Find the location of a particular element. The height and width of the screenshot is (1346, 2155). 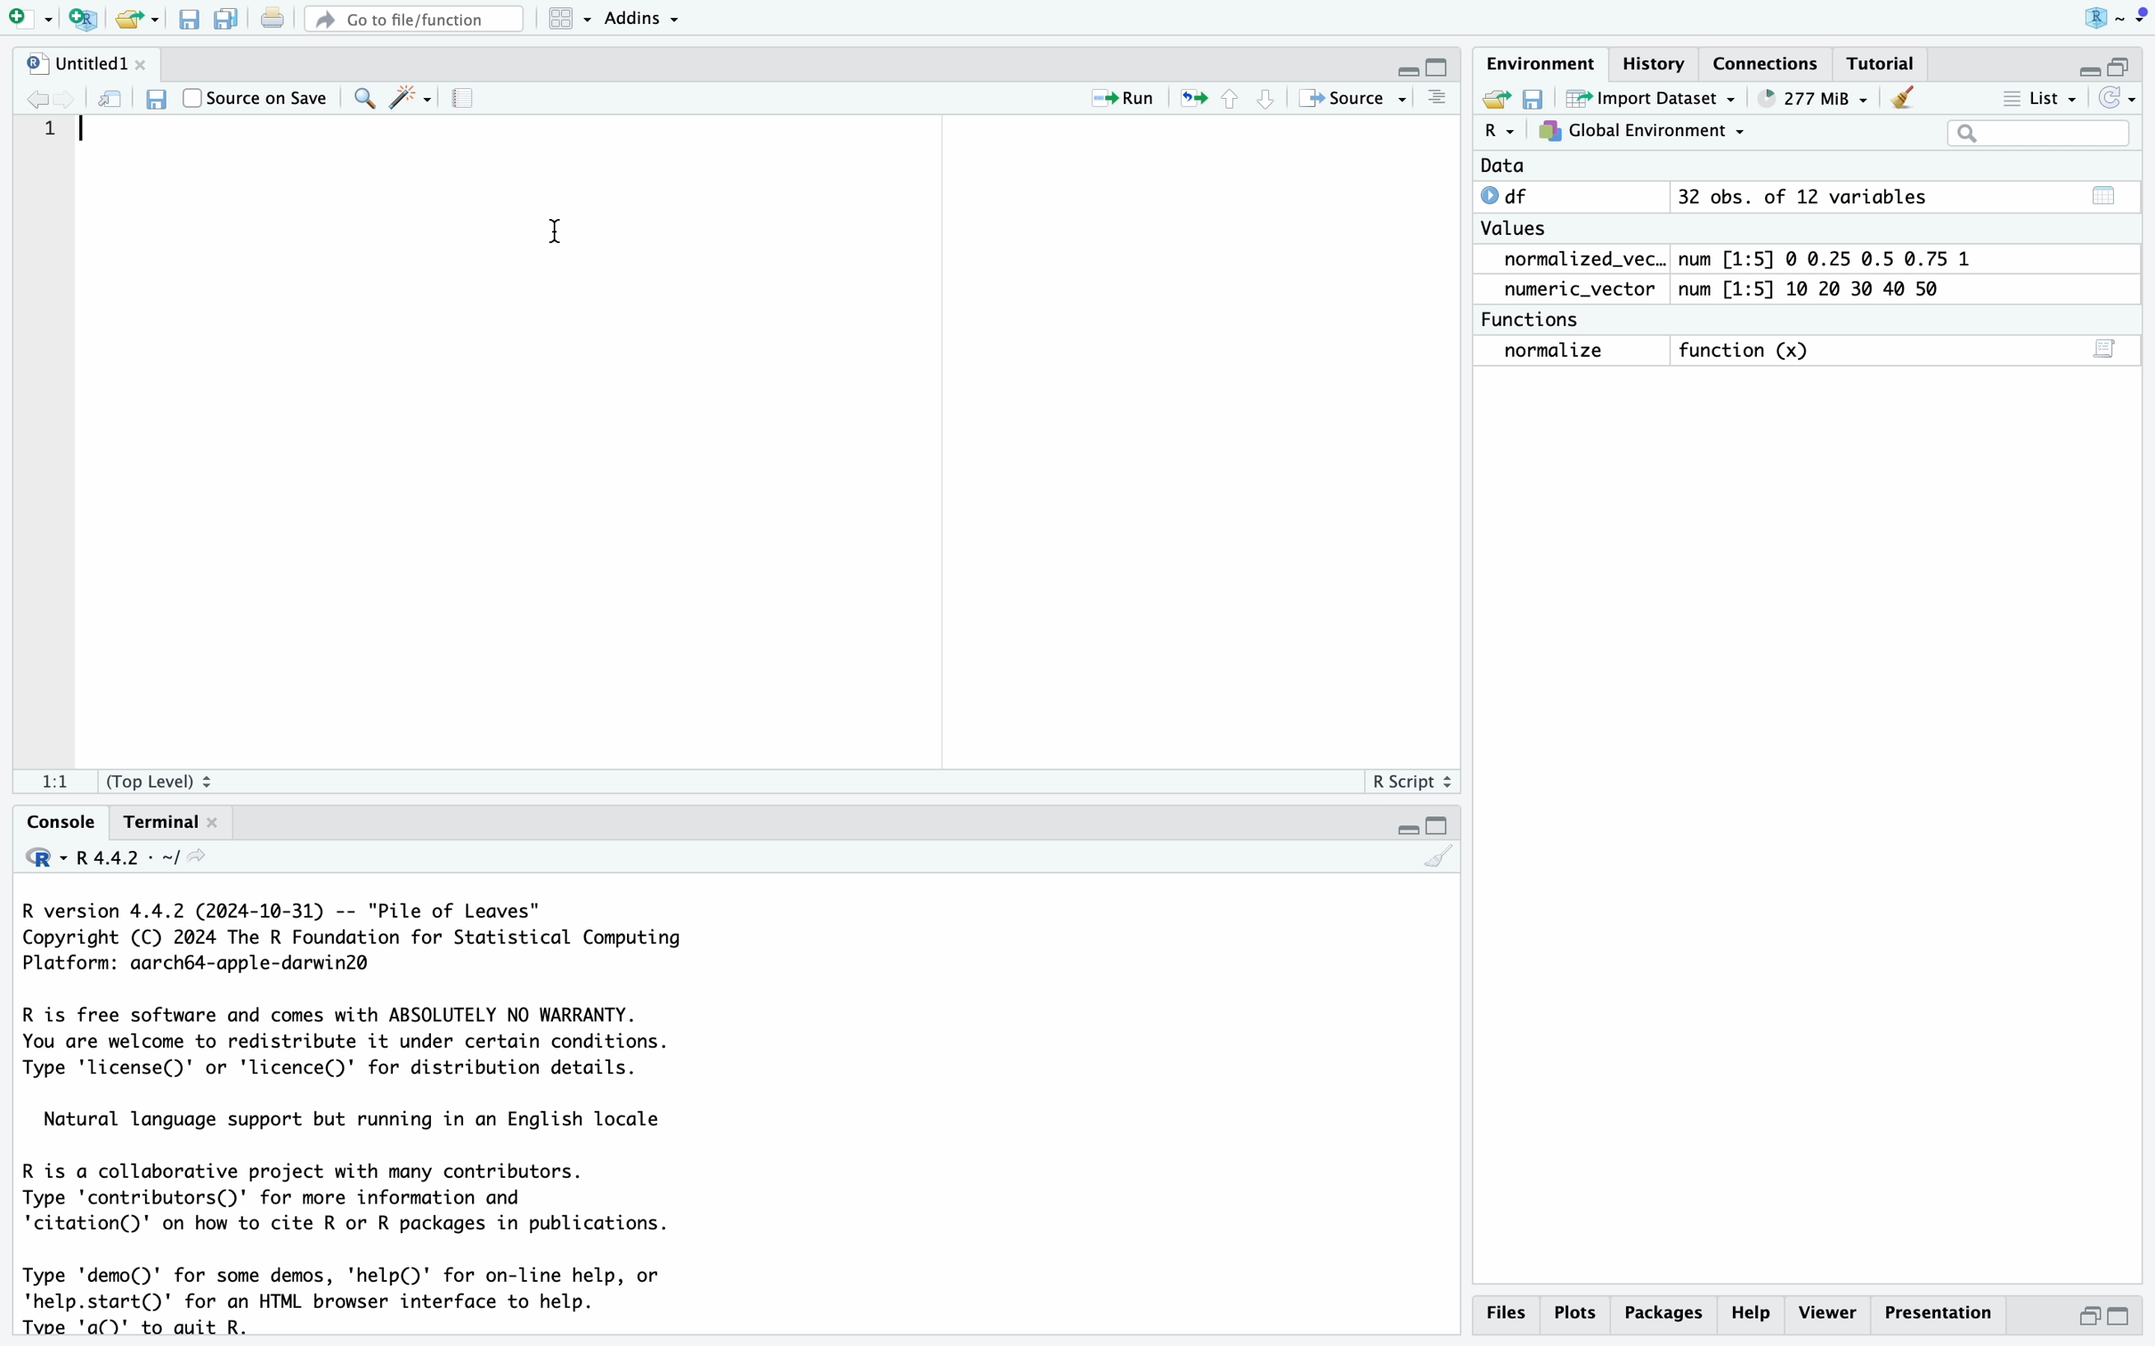

go back is located at coordinates (45, 101).